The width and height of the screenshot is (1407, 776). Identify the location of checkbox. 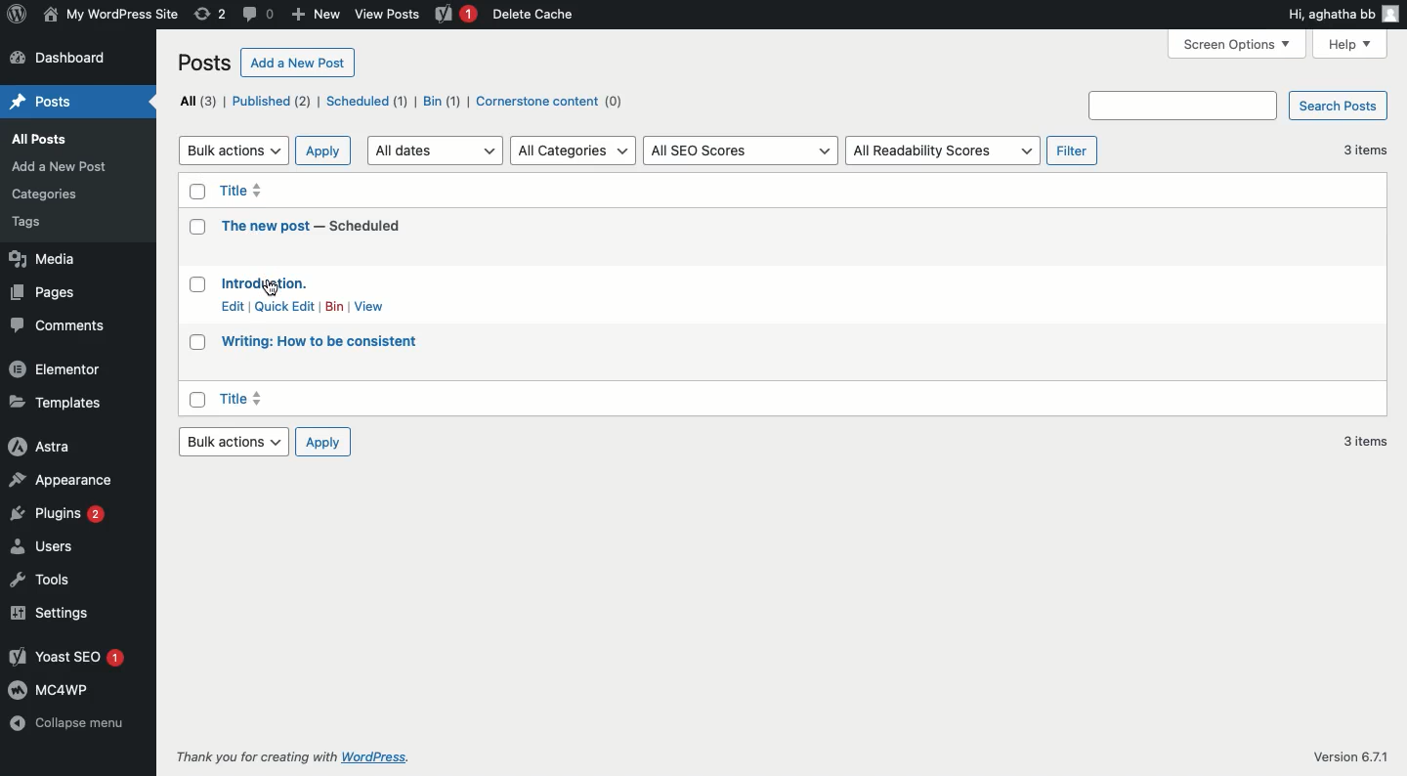
(198, 344).